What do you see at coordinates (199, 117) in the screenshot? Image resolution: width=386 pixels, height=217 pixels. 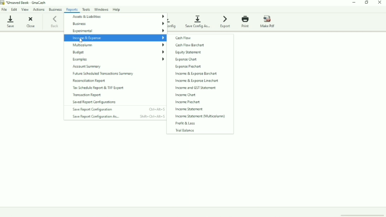 I see `Income Statement (Multicolumn)` at bounding box center [199, 117].